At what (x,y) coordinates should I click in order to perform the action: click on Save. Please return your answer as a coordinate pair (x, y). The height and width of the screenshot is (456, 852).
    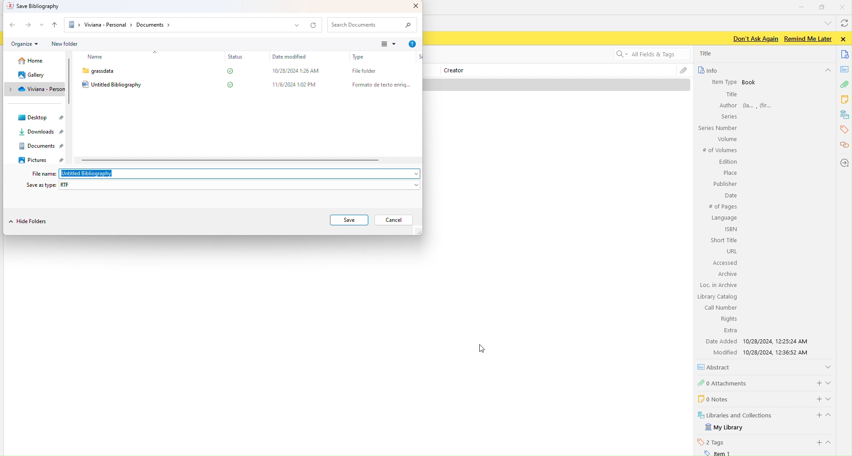
    Looking at the image, I should click on (350, 220).